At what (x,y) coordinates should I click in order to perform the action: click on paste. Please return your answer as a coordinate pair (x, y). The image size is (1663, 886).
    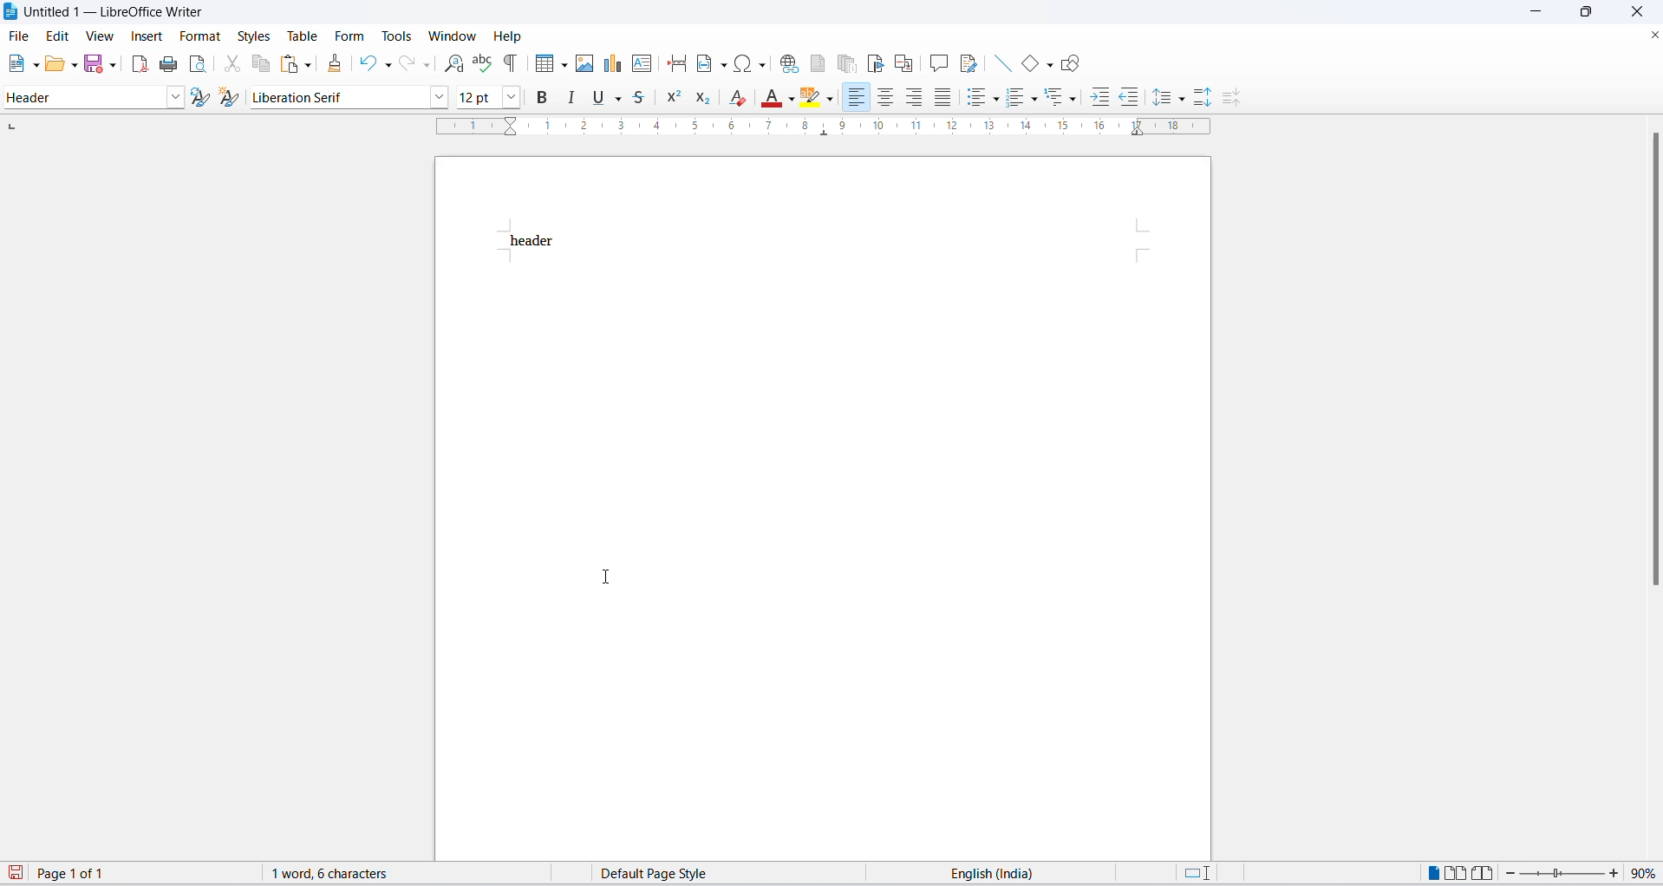
    Looking at the image, I should click on (287, 65).